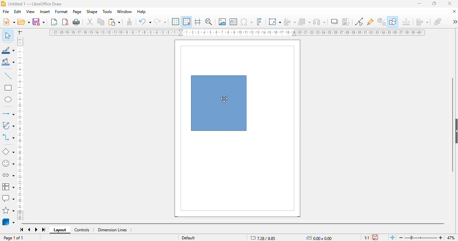  I want to click on insert text box, so click(234, 22).